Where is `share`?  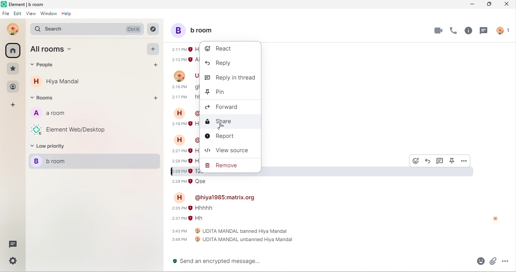 share is located at coordinates (225, 121).